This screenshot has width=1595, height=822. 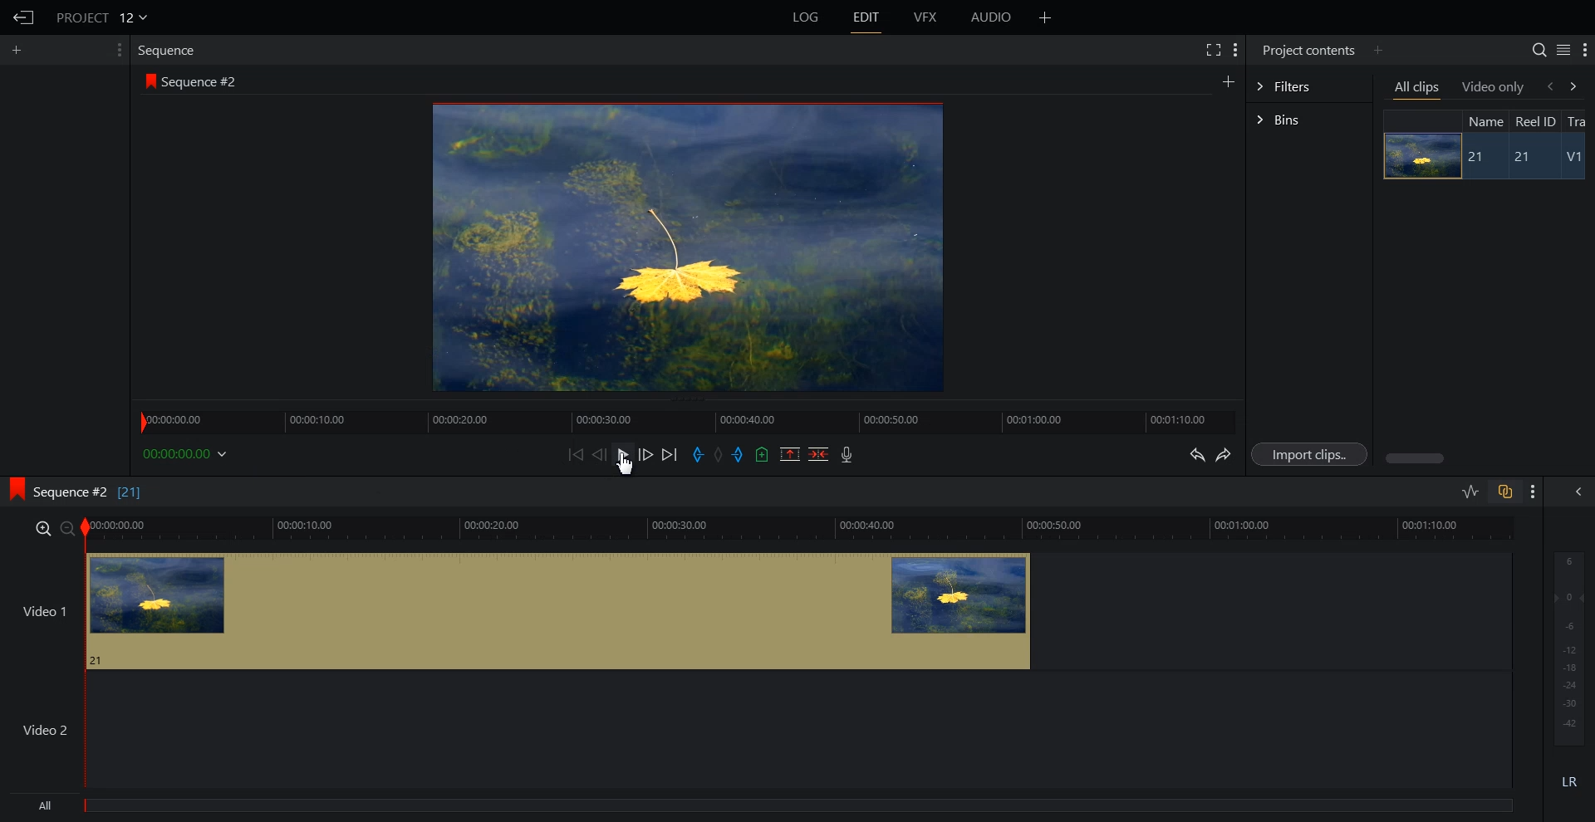 I want to click on Undo, so click(x=1195, y=455).